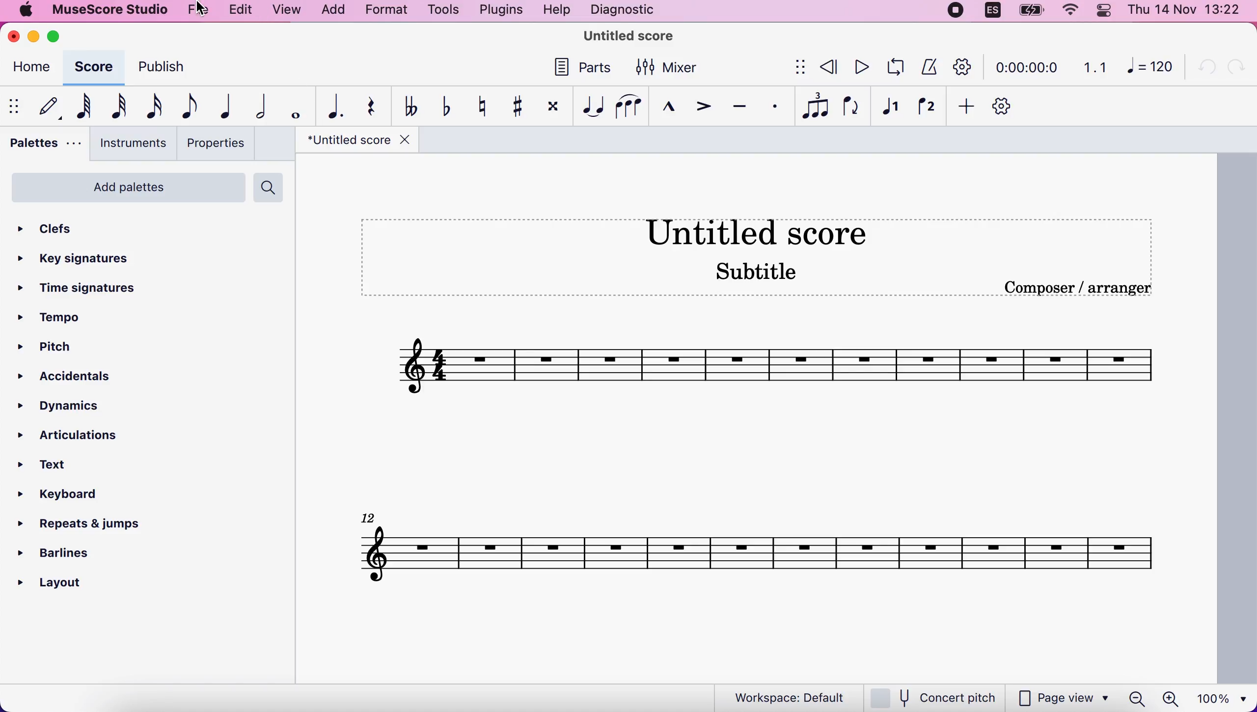 The image size is (1257, 712). I want to click on 100%, so click(1225, 697).